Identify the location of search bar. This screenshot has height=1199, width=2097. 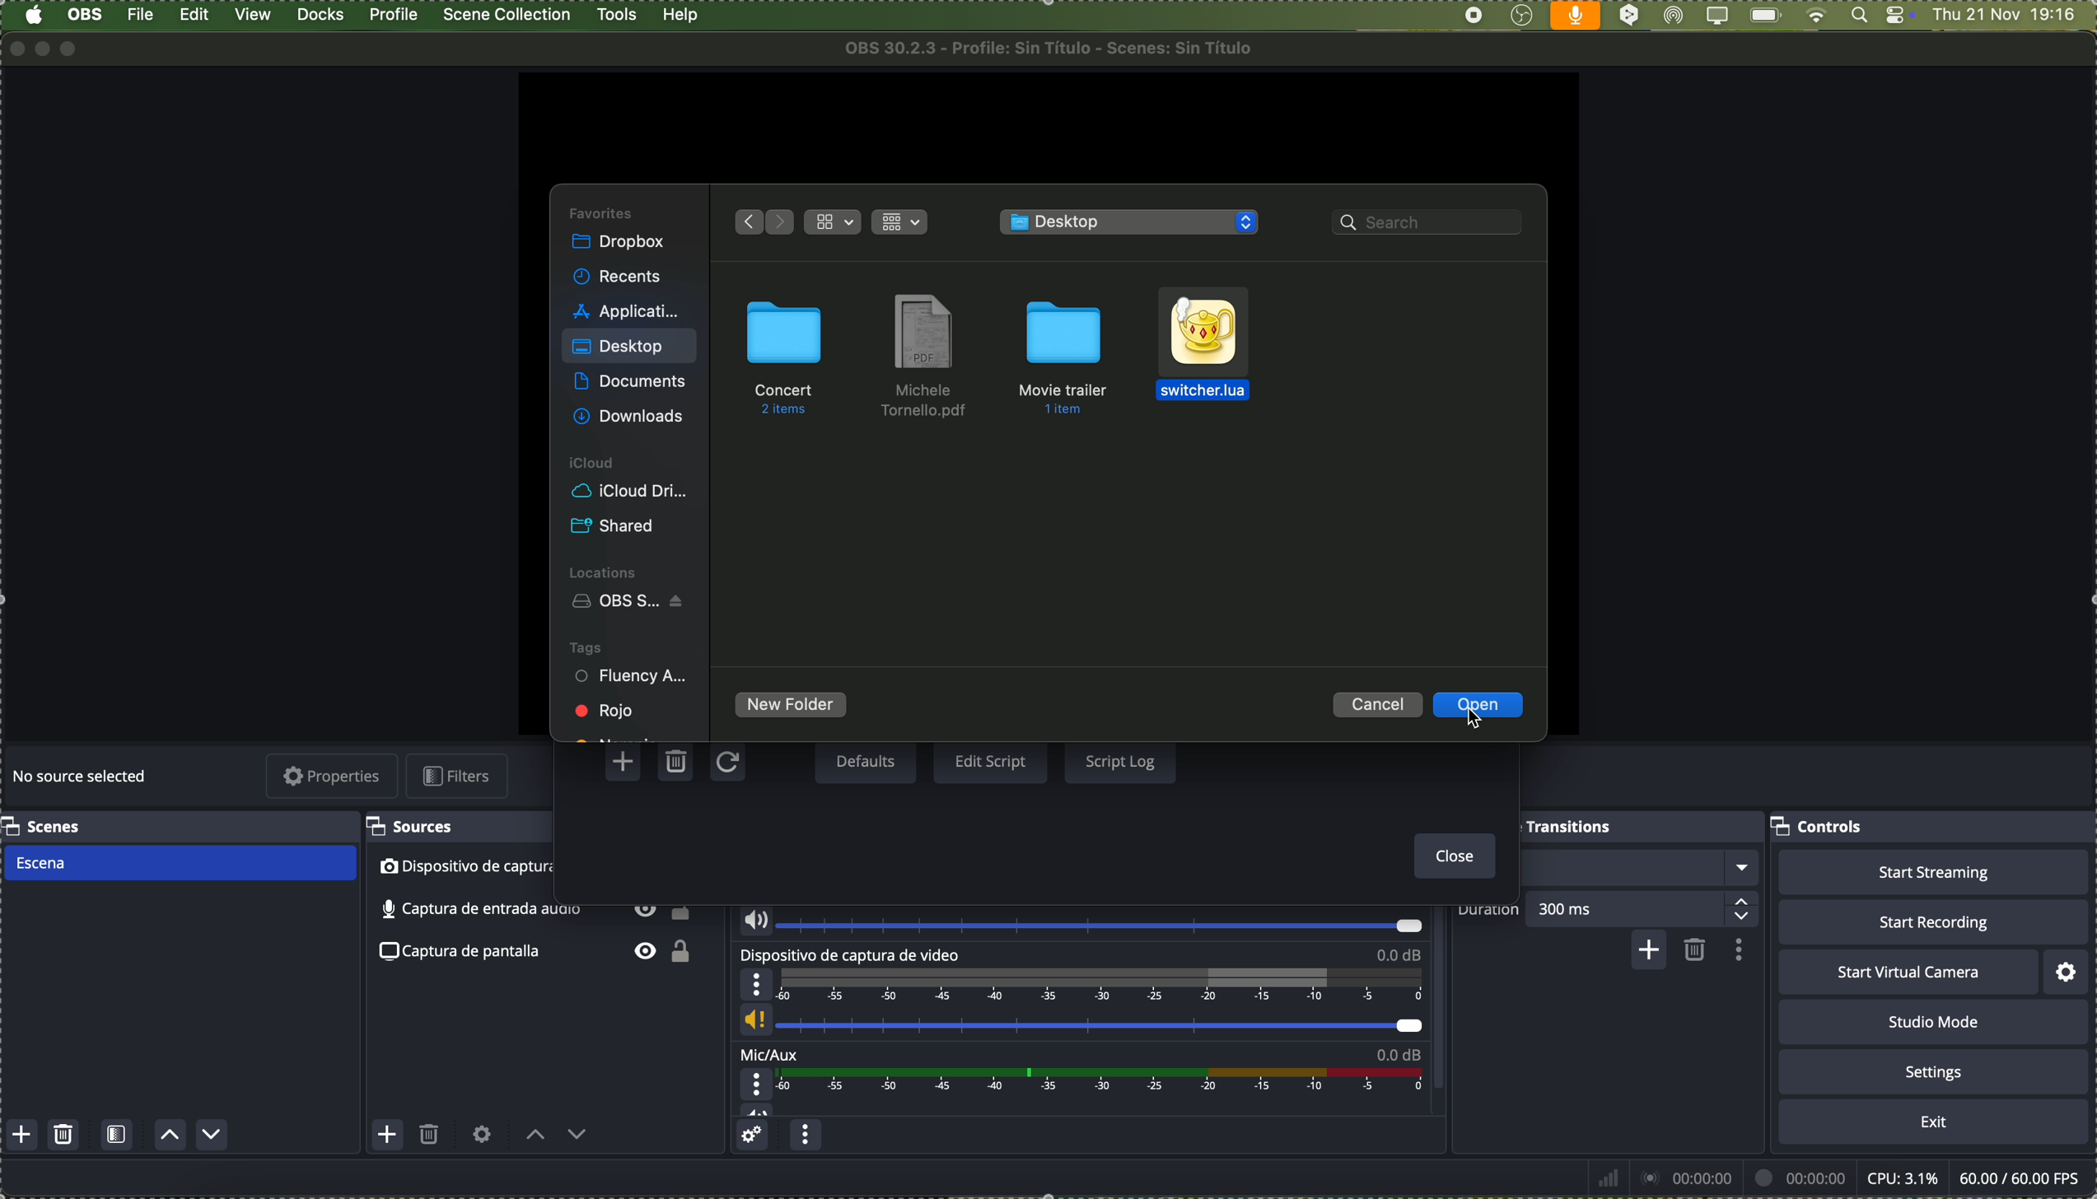
(1432, 225).